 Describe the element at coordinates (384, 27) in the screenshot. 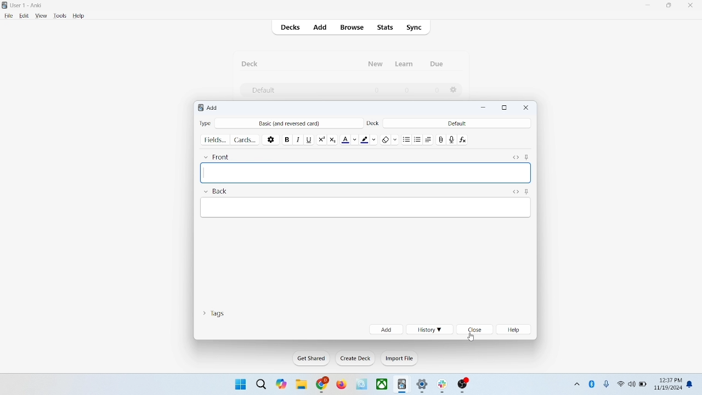

I see `stats` at that location.